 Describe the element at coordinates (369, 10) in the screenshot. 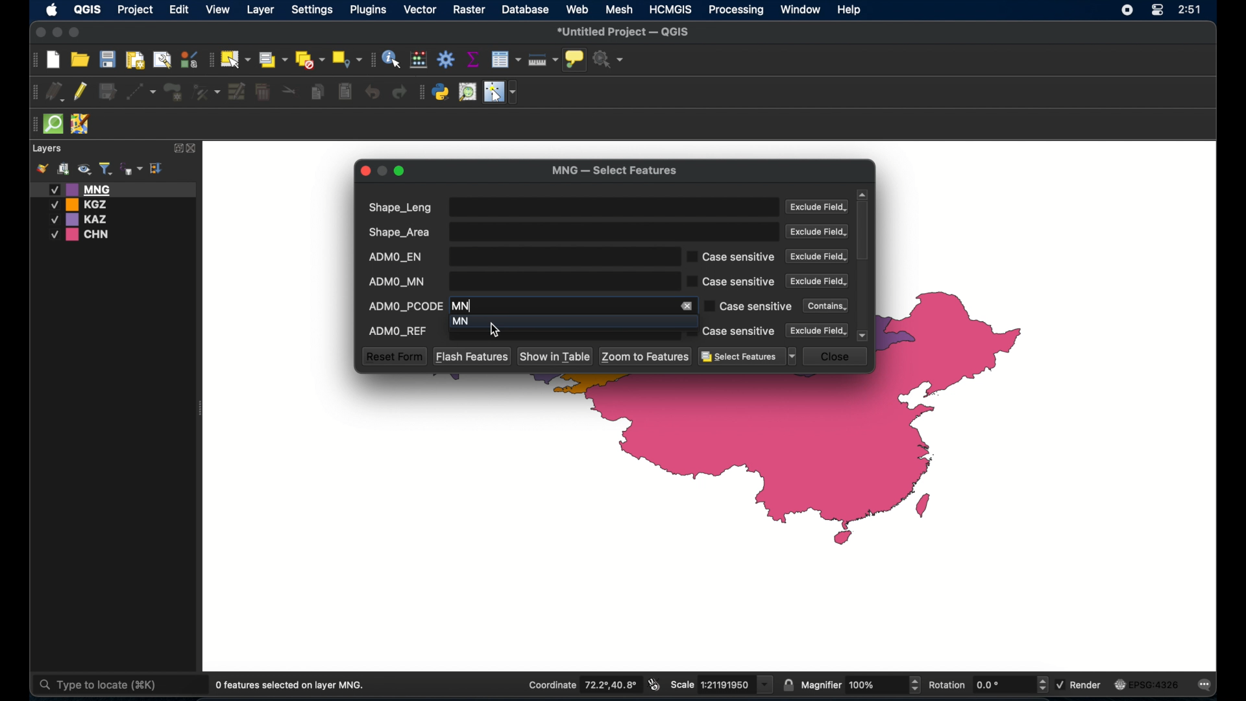

I see `plugins` at that location.